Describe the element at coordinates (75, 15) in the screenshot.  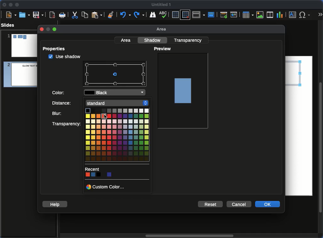
I see `Cut` at that location.